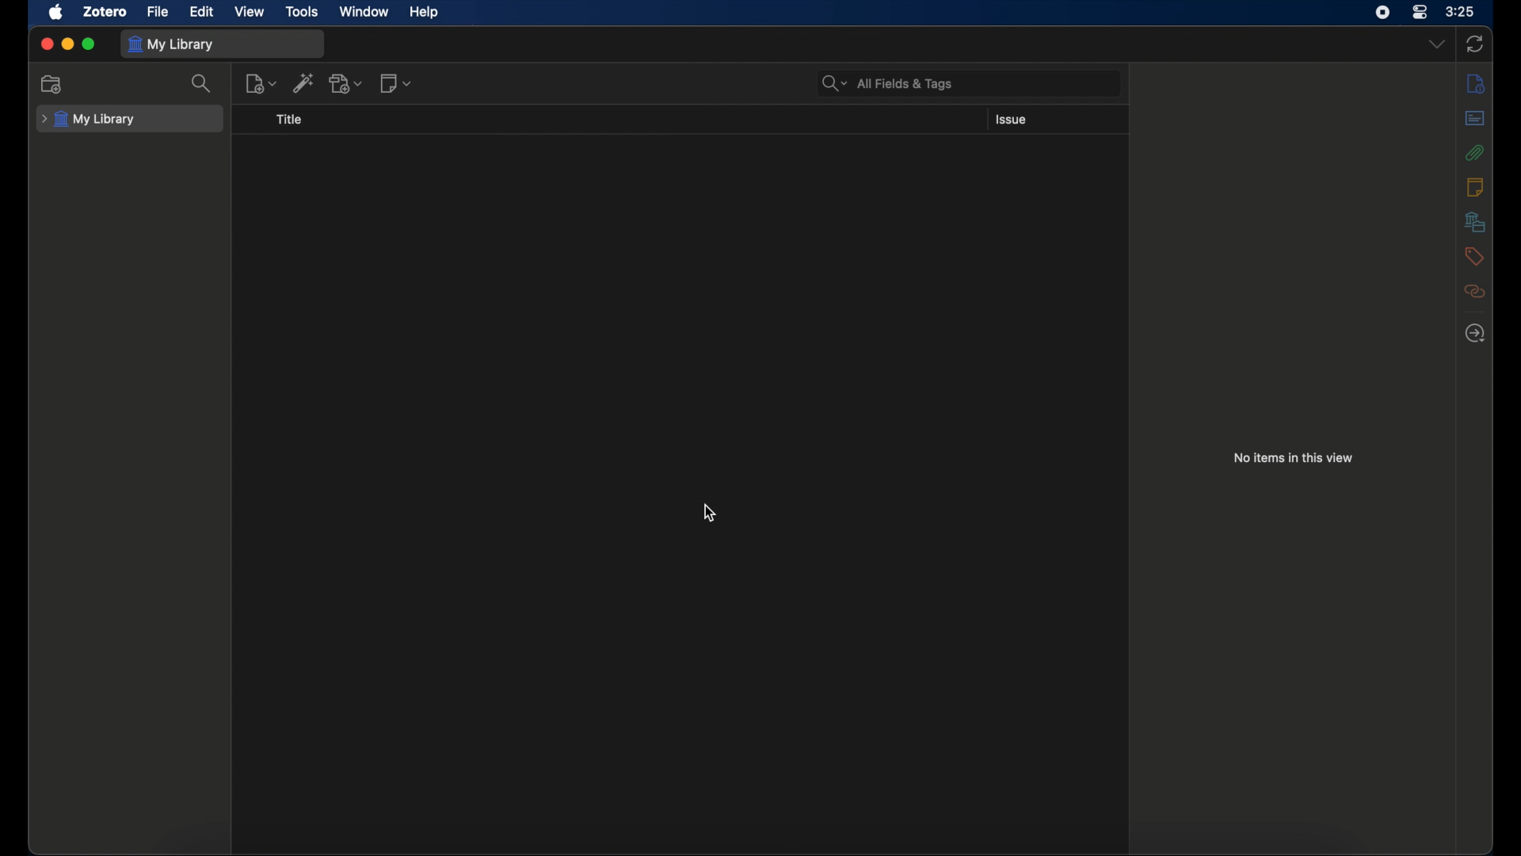 The height and width of the screenshot is (856, 1521). Describe the element at coordinates (1420, 13) in the screenshot. I see `control center` at that location.